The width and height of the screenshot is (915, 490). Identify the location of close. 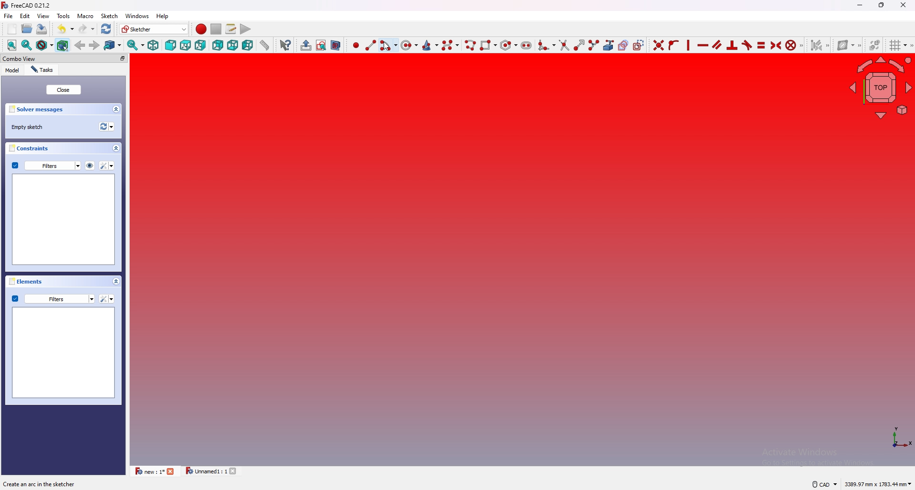
(172, 471).